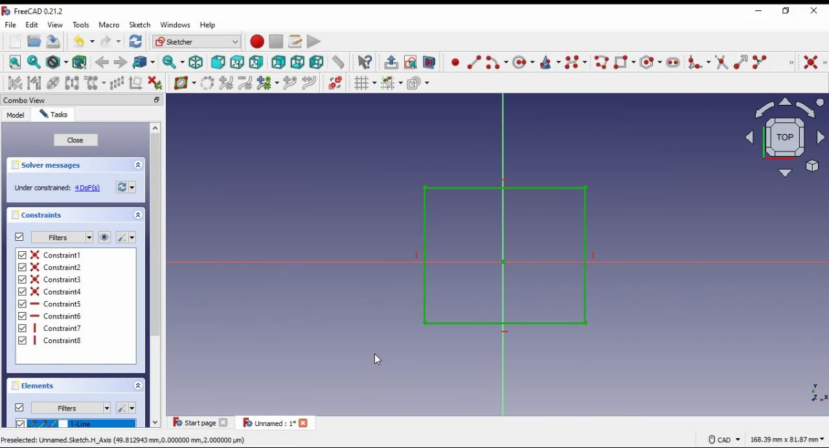 The image size is (829, 448). I want to click on checkbox, so click(22, 299).